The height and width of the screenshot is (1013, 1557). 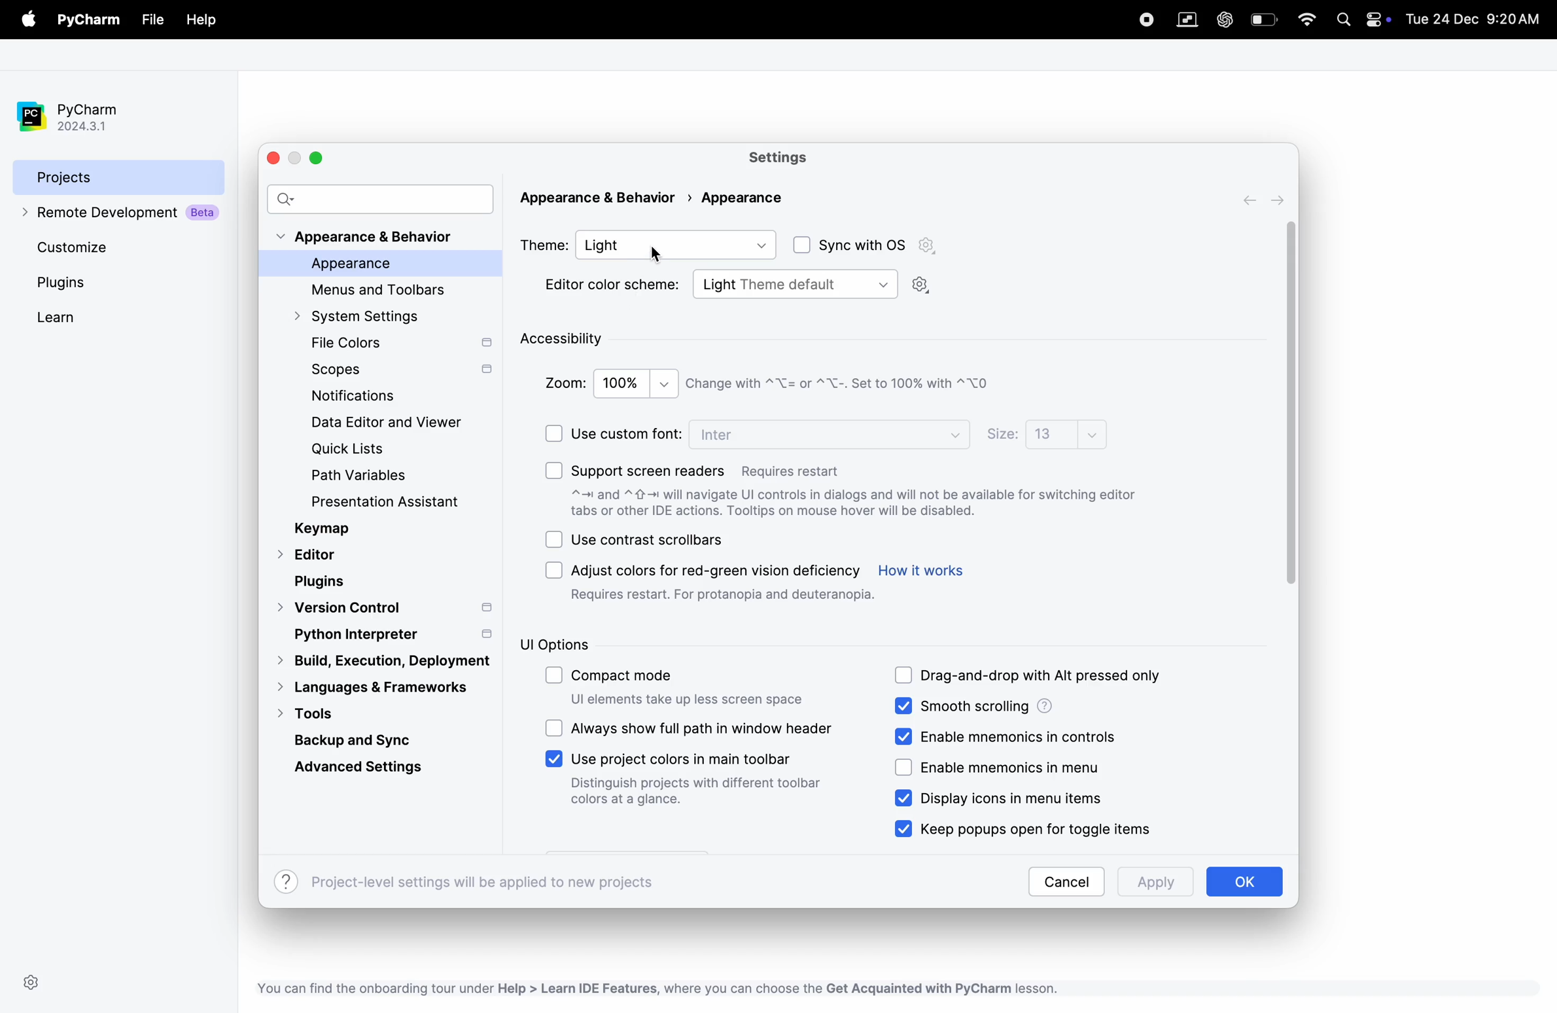 I want to click on zoom, so click(x=565, y=383).